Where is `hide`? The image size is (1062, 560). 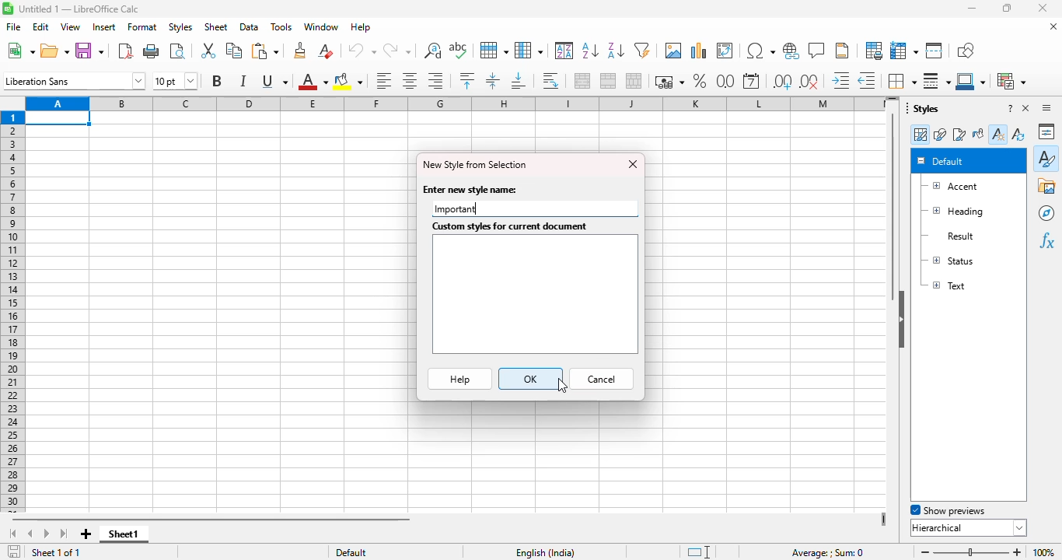 hide is located at coordinates (901, 320).